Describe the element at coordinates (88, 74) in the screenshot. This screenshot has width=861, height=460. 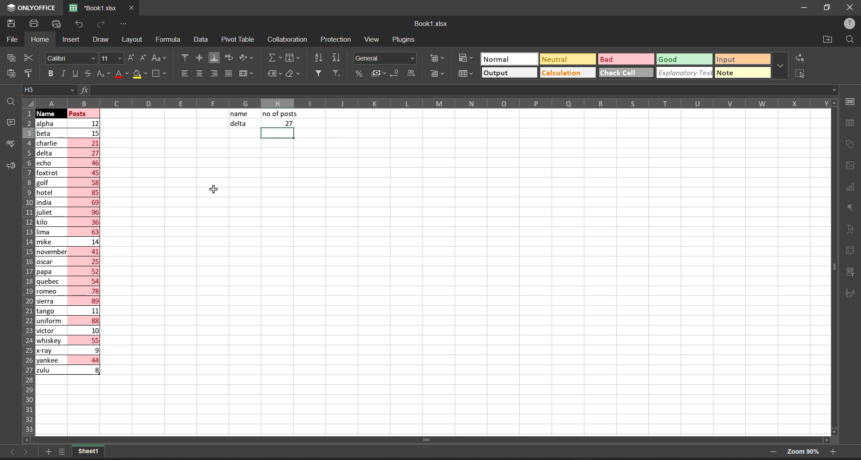
I see `strikethrough` at that location.